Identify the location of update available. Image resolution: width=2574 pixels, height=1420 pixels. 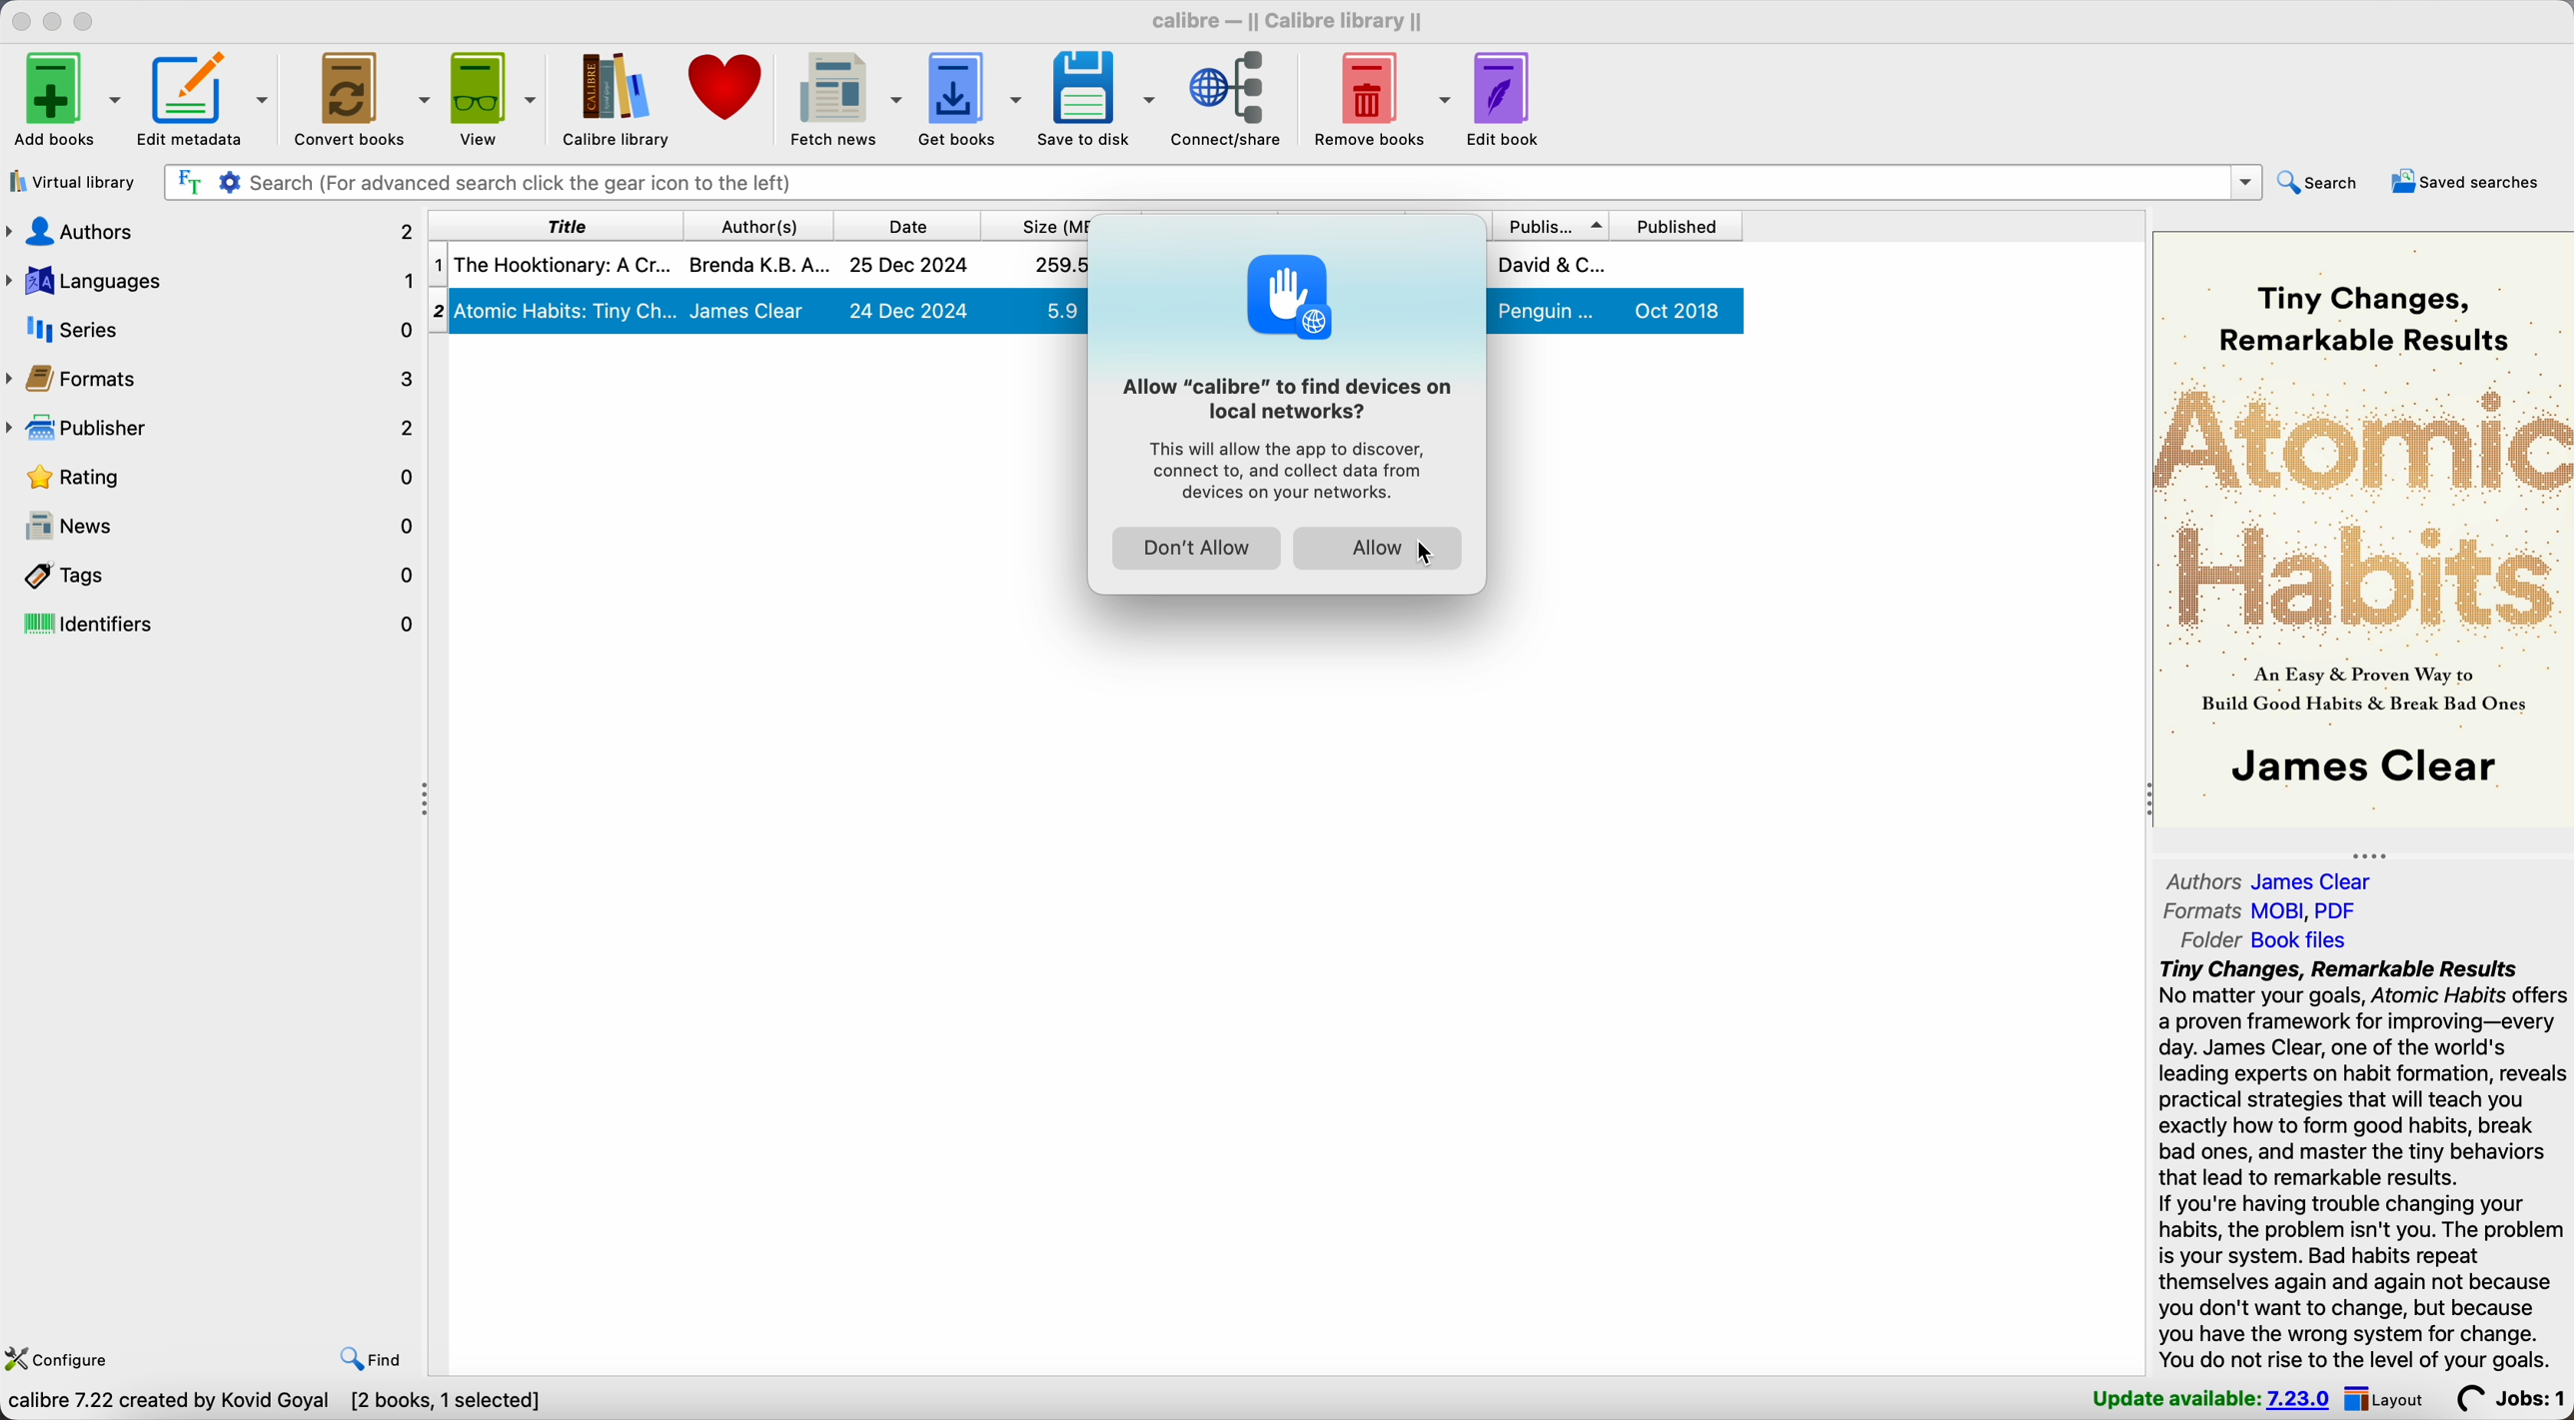
(2213, 1396).